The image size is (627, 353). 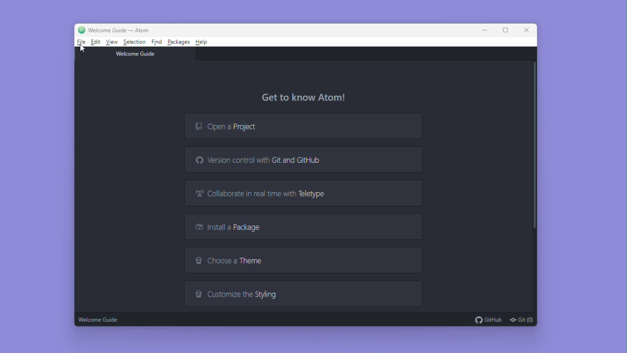 What do you see at coordinates (81, 49) in the screenshot?
I see `cursor` at bounding box center [81, 49].